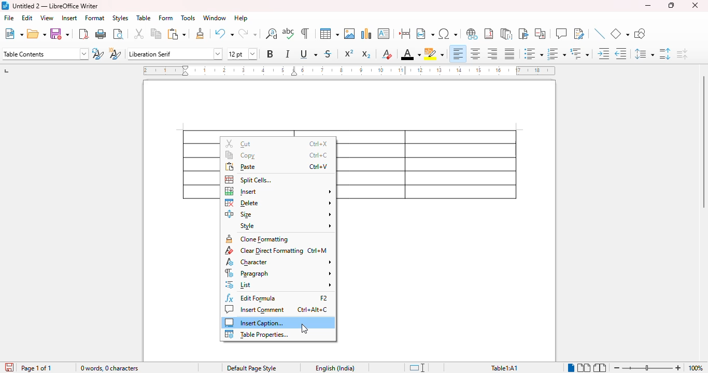  Describe the element at coordinates (619, 34) in the screenshot. I see `basic shapes` at that location.